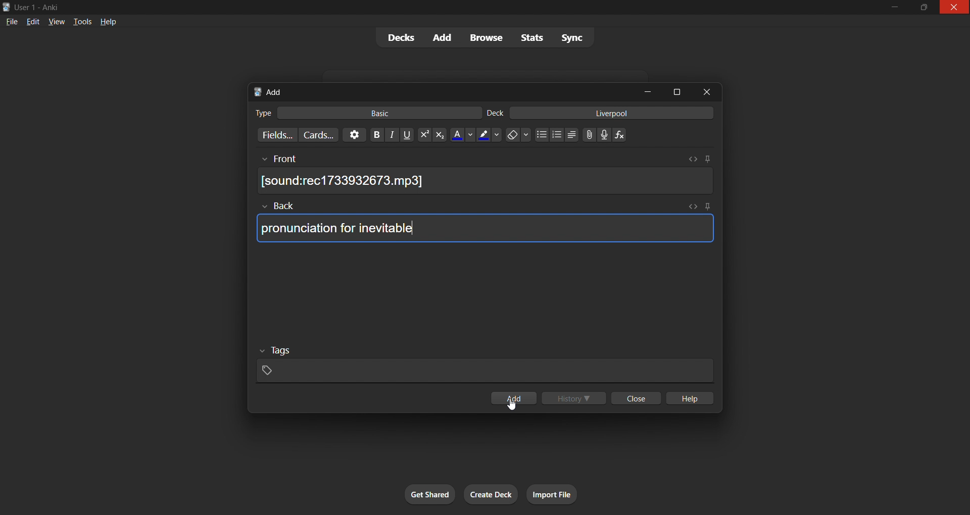  Describe the element at coordinates (423, 7) in the screenshot. I see `windows title bar` at that location.